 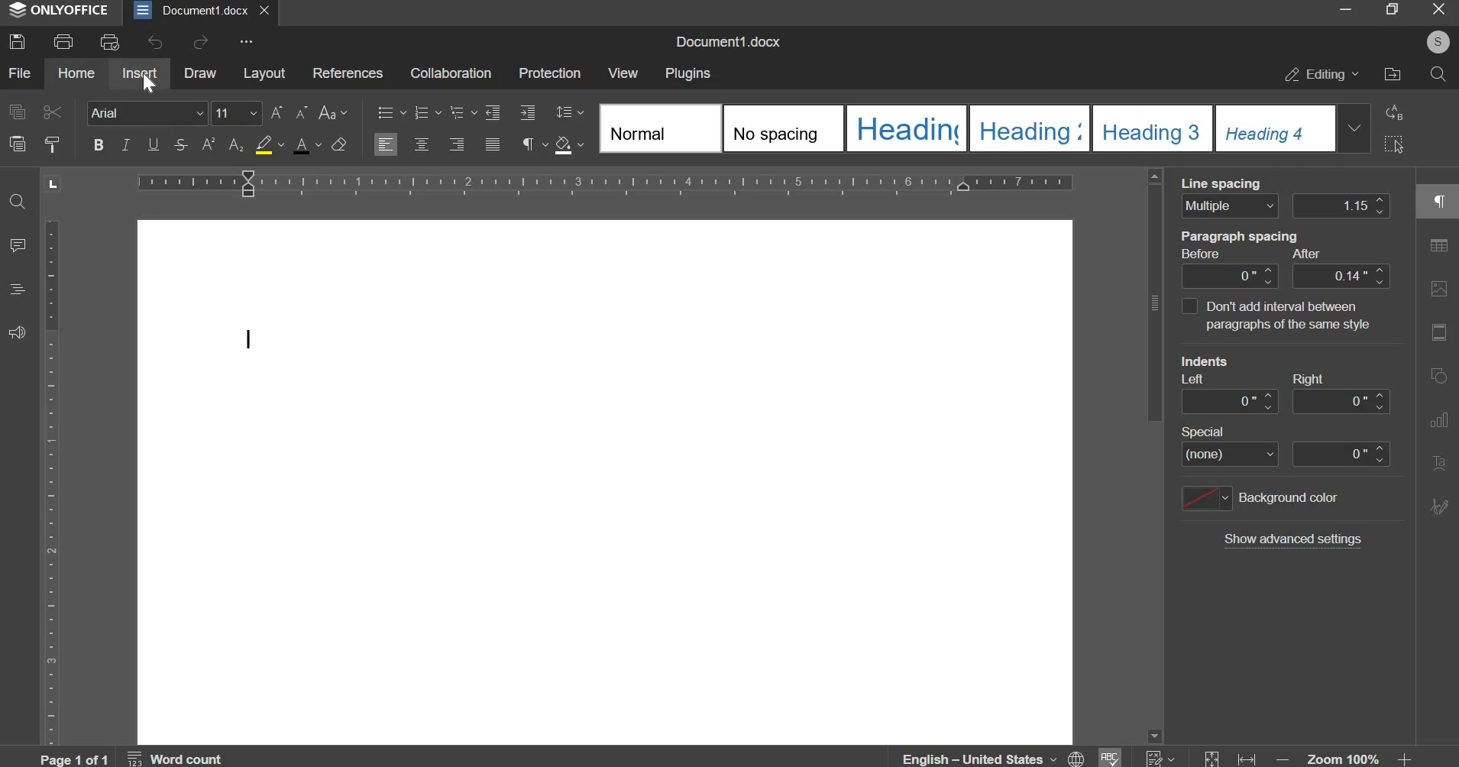 What do you see at coordinates (180, 146) in the screenshot?
I see `strikethrough` at bounding box center [180, 146].